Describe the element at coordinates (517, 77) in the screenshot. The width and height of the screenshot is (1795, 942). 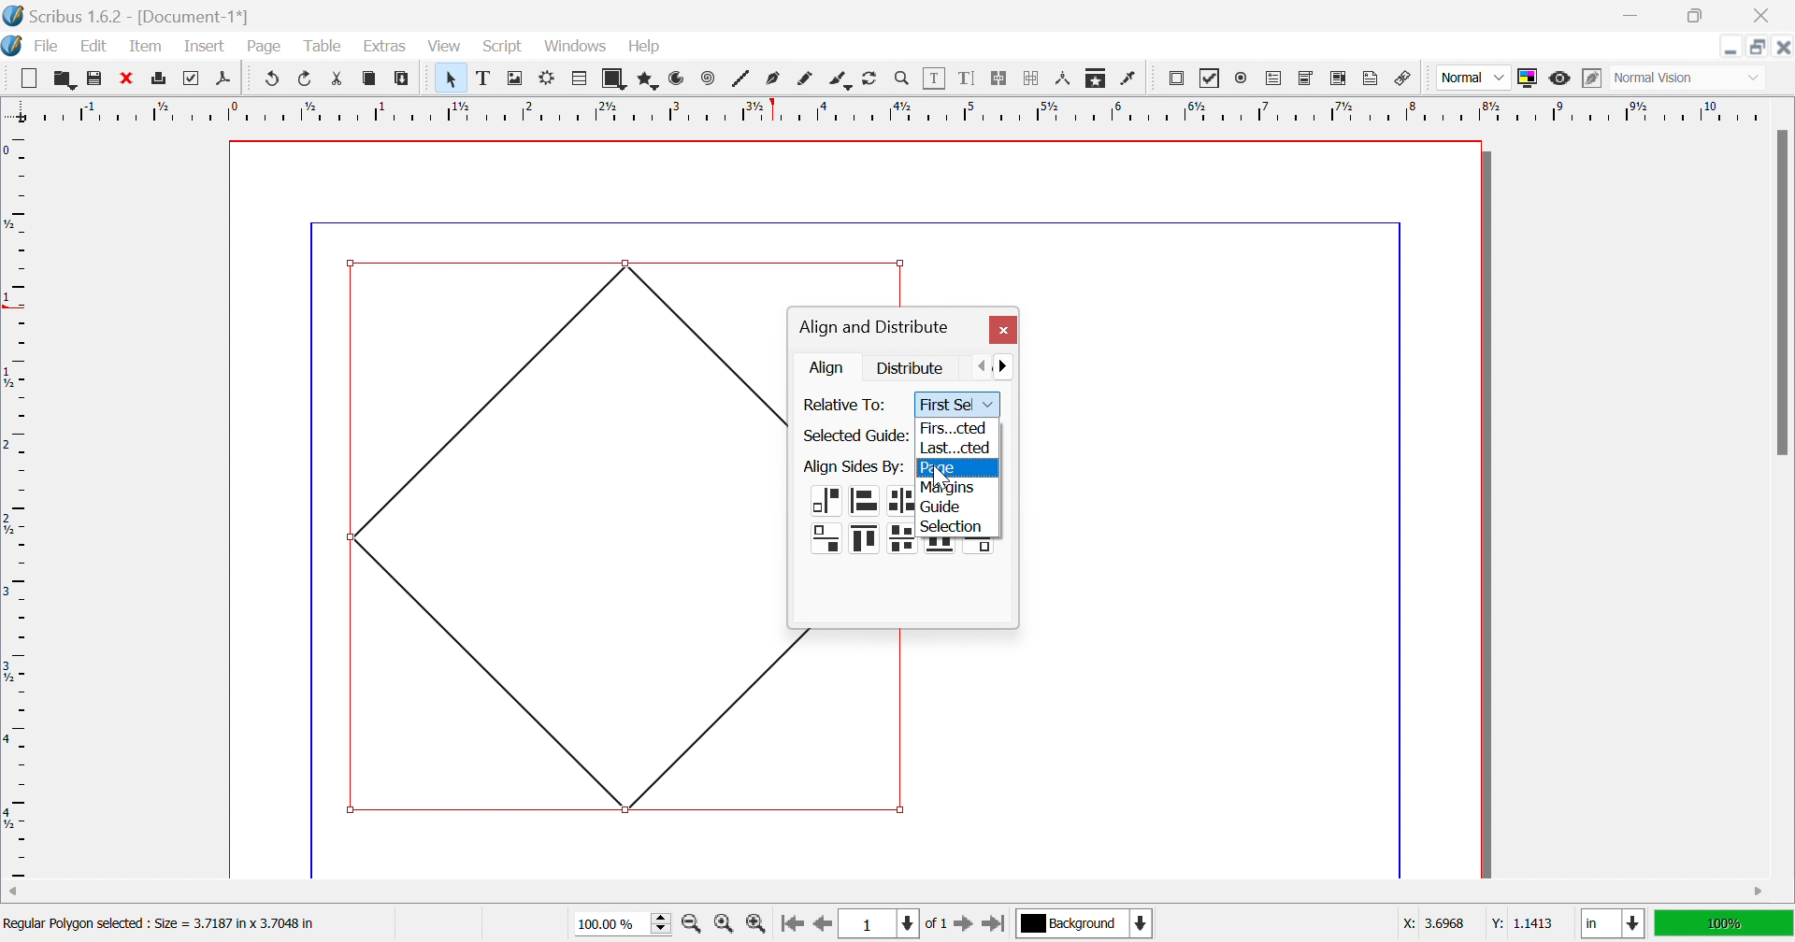
I see `Image frame` at that location.